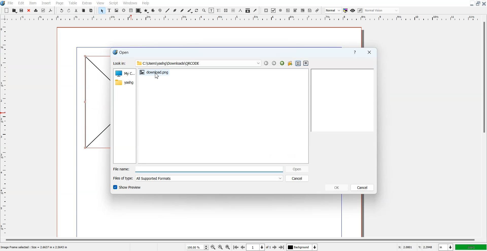 This screenshot has width=487, height=251. Describe the element at coordinates (7, 10) in the screenshot. I see `Add` at that location.